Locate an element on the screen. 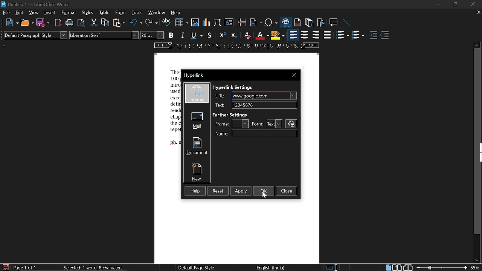 The width and height of the screenshot is (482, 271). insert table is located at coordinates (181, 23).